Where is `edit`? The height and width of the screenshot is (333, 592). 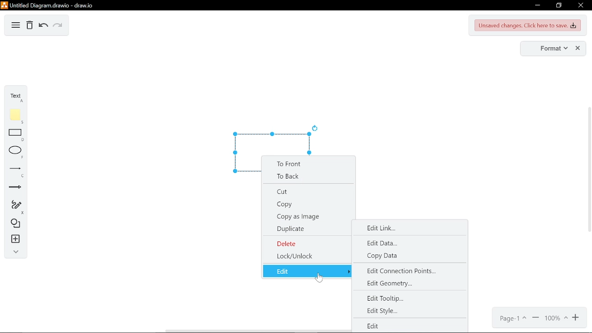 edit is located at coordinates (308, 271).